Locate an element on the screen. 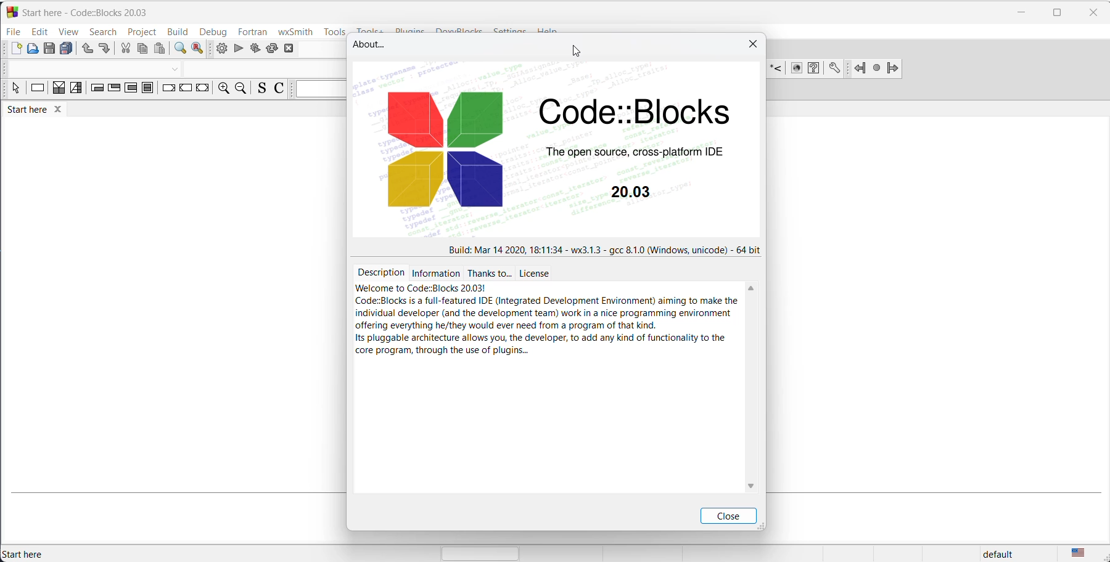 The width and height of the screenshot is (1110, 562). faq is located at coordinates (814, 68).